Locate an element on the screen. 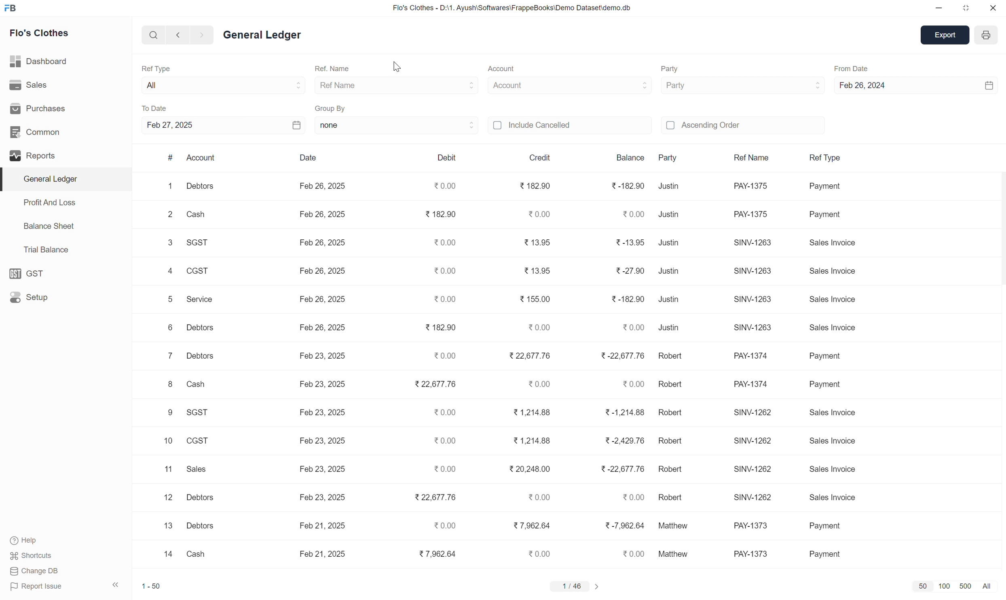  pay-1374 is located at coordinates (755, 357).